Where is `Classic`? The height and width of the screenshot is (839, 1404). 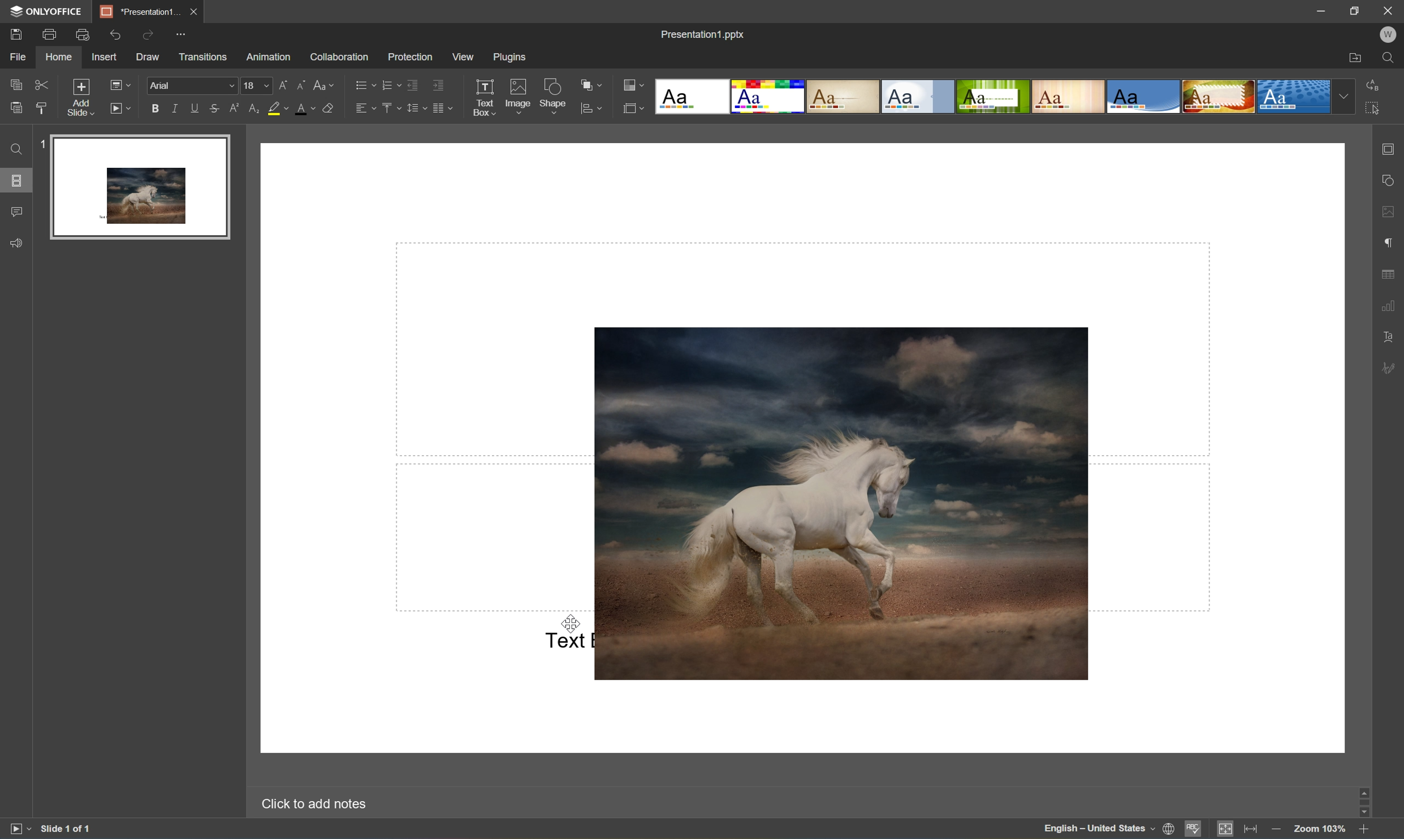 Classic is located at coordinates (844, 97).